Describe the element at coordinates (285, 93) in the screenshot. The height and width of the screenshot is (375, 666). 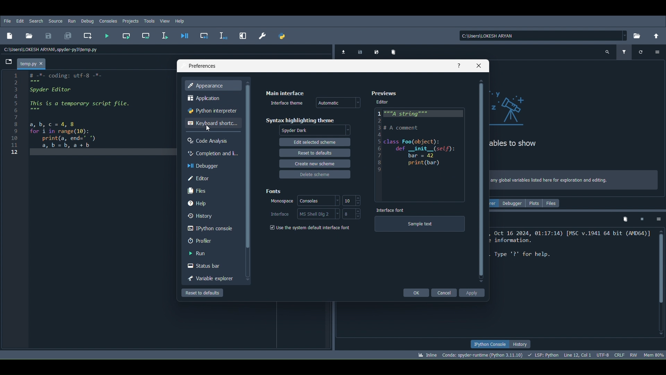
I see `Main interface` at that location.